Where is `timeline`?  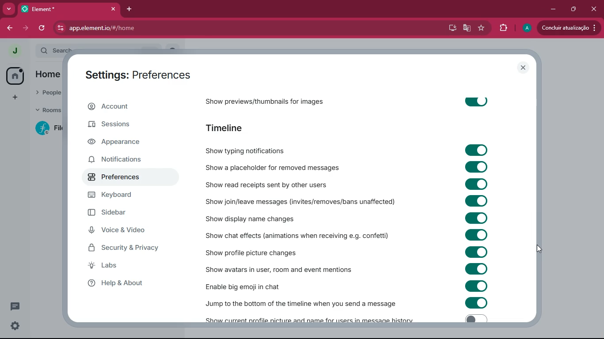
timeline is located at coordinates (229, 127).